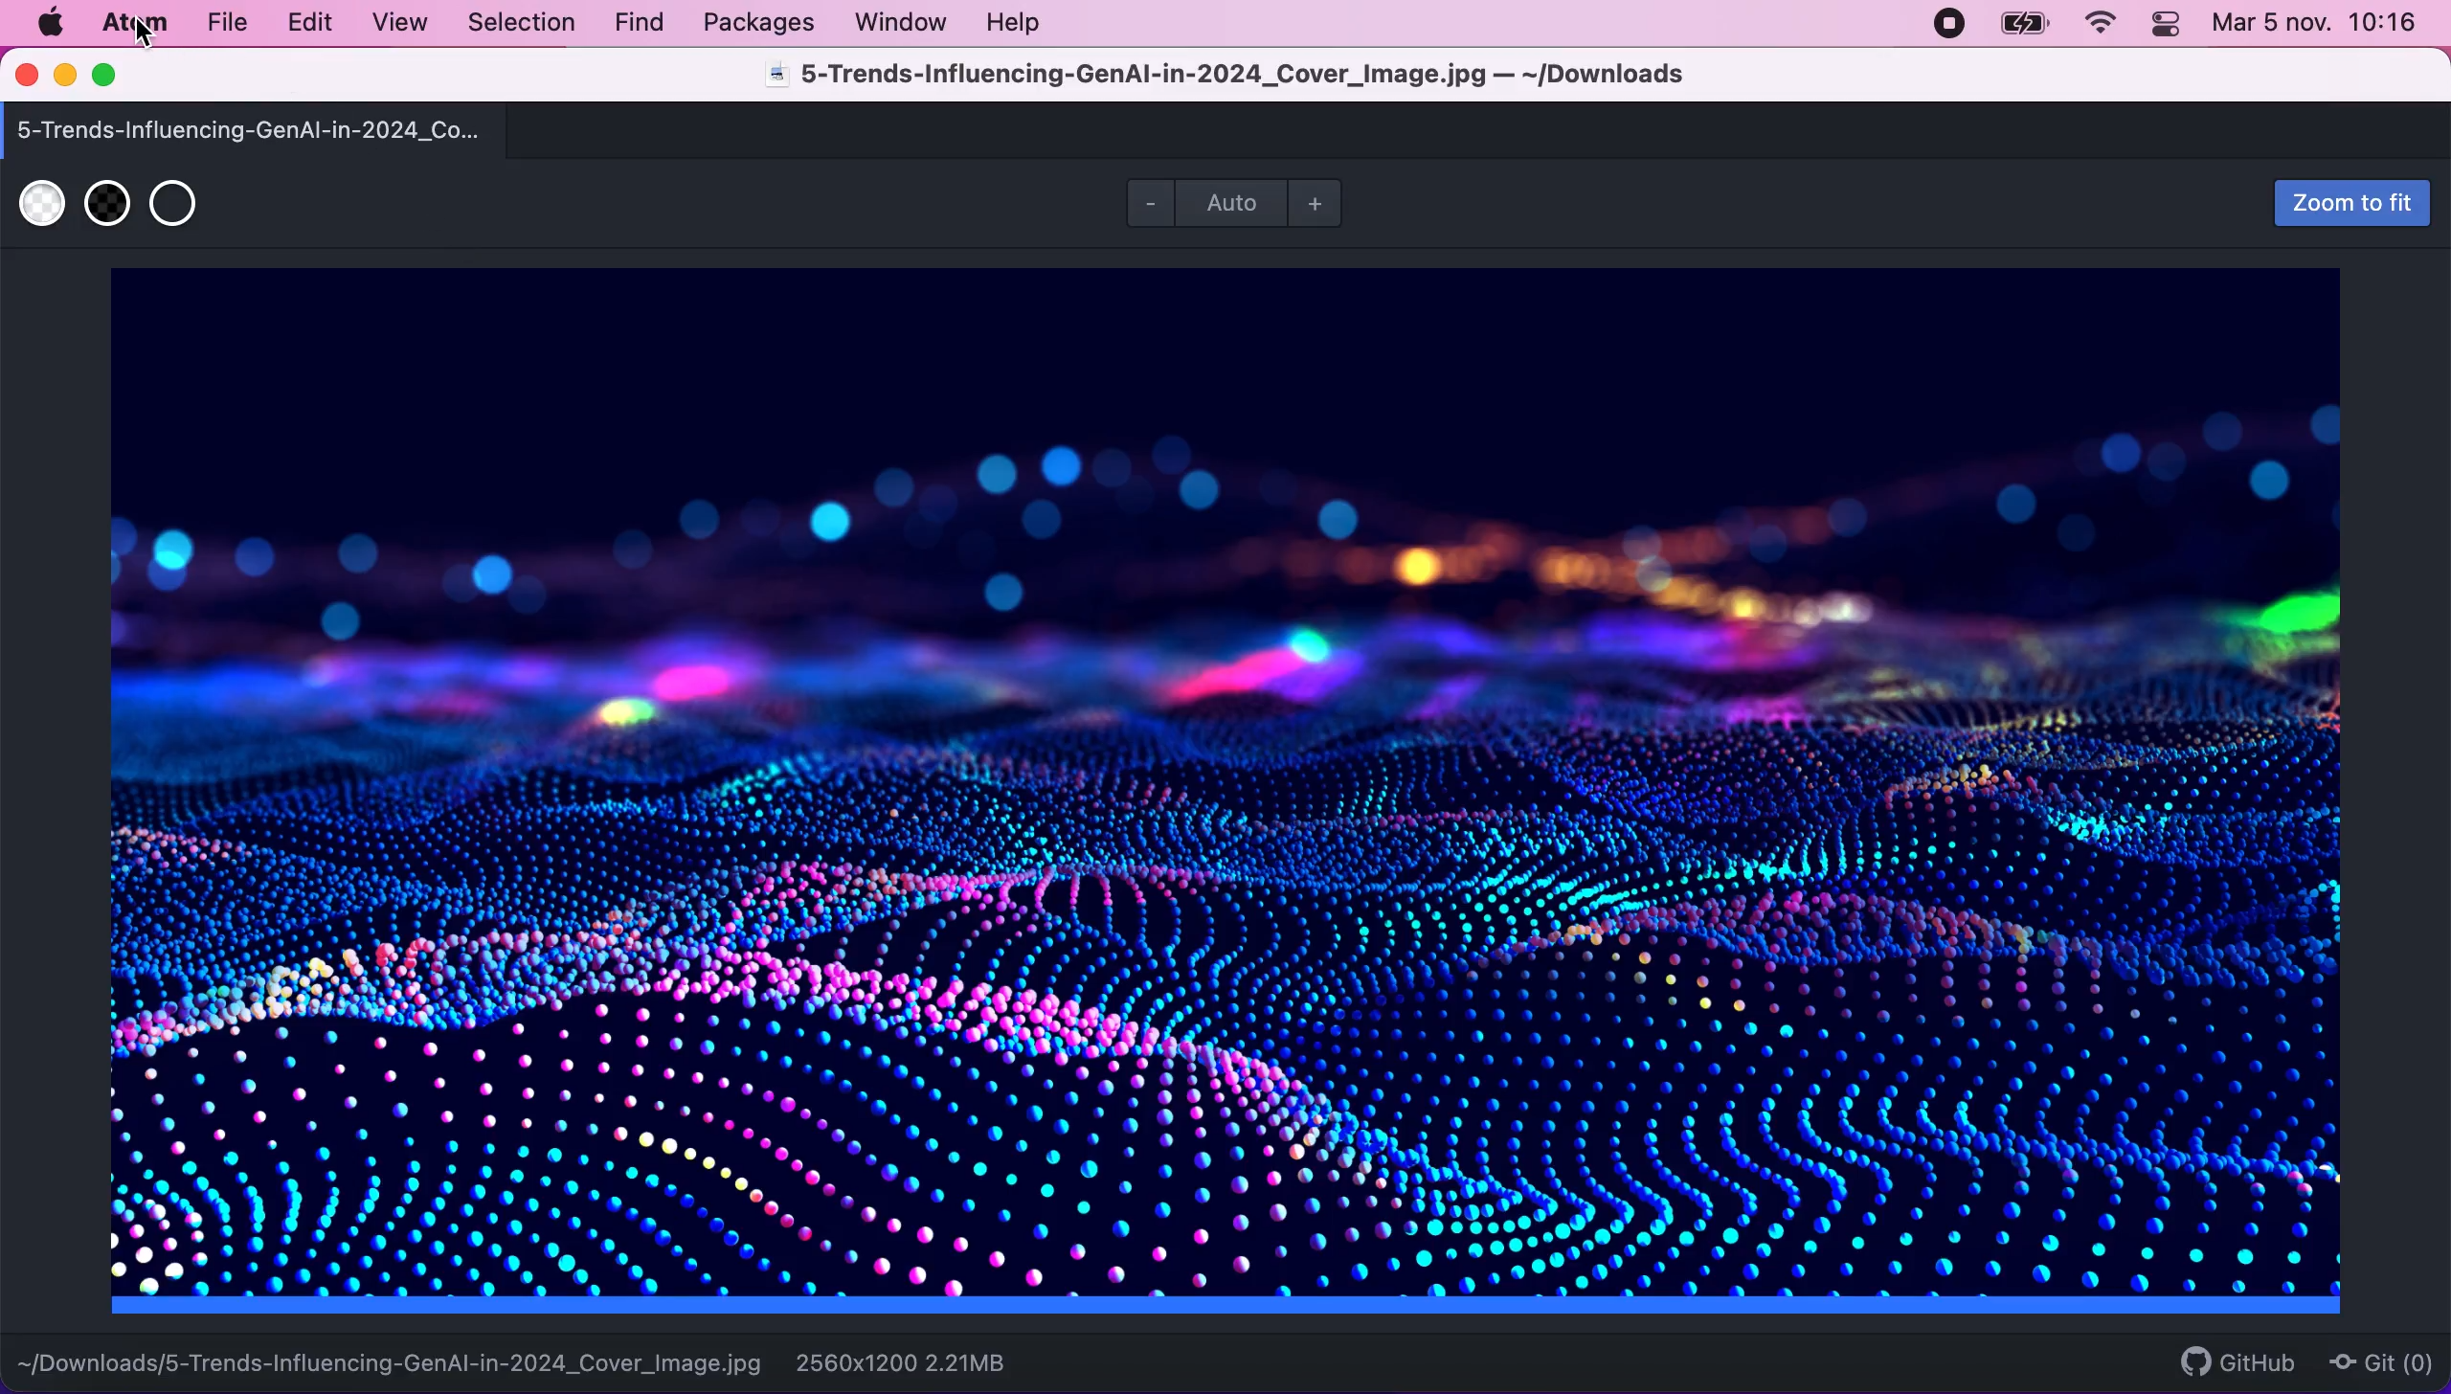  I want to click on zoom out, so click(1144, 201).